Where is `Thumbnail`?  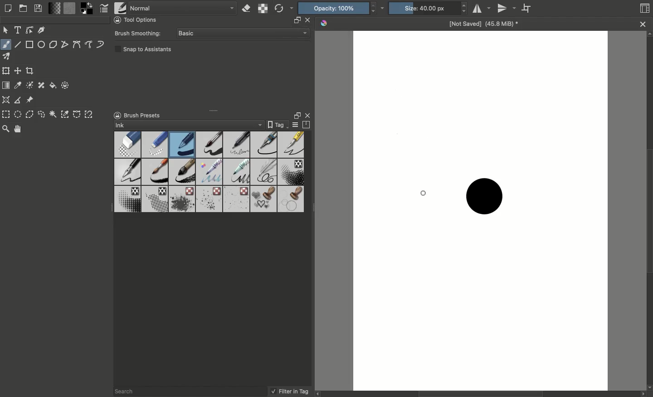
Thumbnail is located at coordinates (645, 9).